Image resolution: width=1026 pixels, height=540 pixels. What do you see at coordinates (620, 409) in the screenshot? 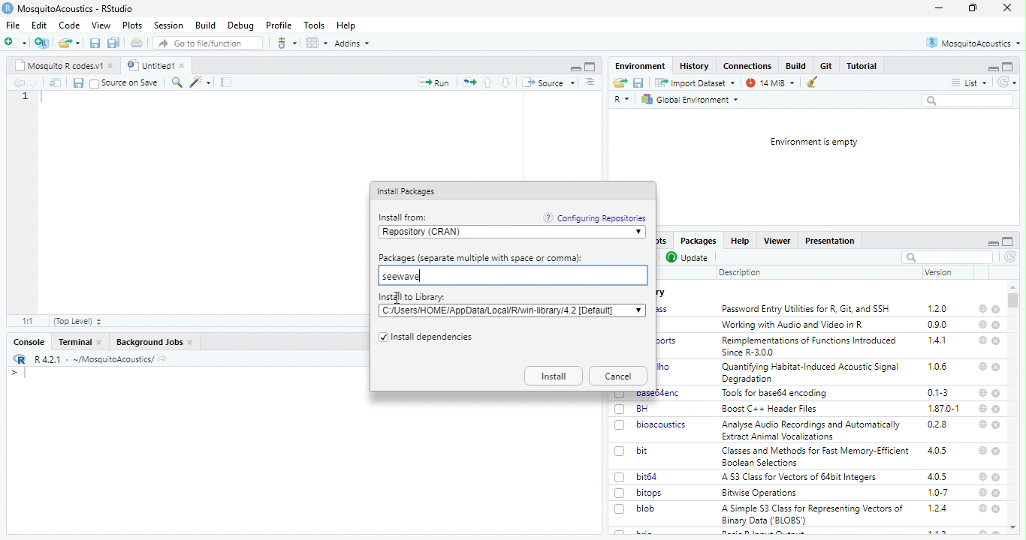
I see `checkbox` at bounding box center [620, 409].